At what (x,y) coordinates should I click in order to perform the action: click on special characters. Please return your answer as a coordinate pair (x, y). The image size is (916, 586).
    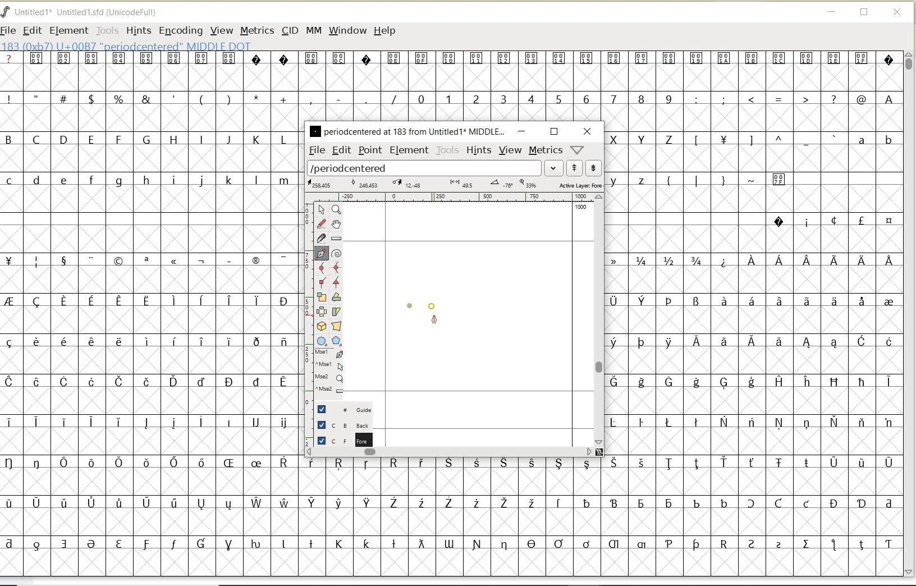
    Looking at the image, I should click on (832, 221).